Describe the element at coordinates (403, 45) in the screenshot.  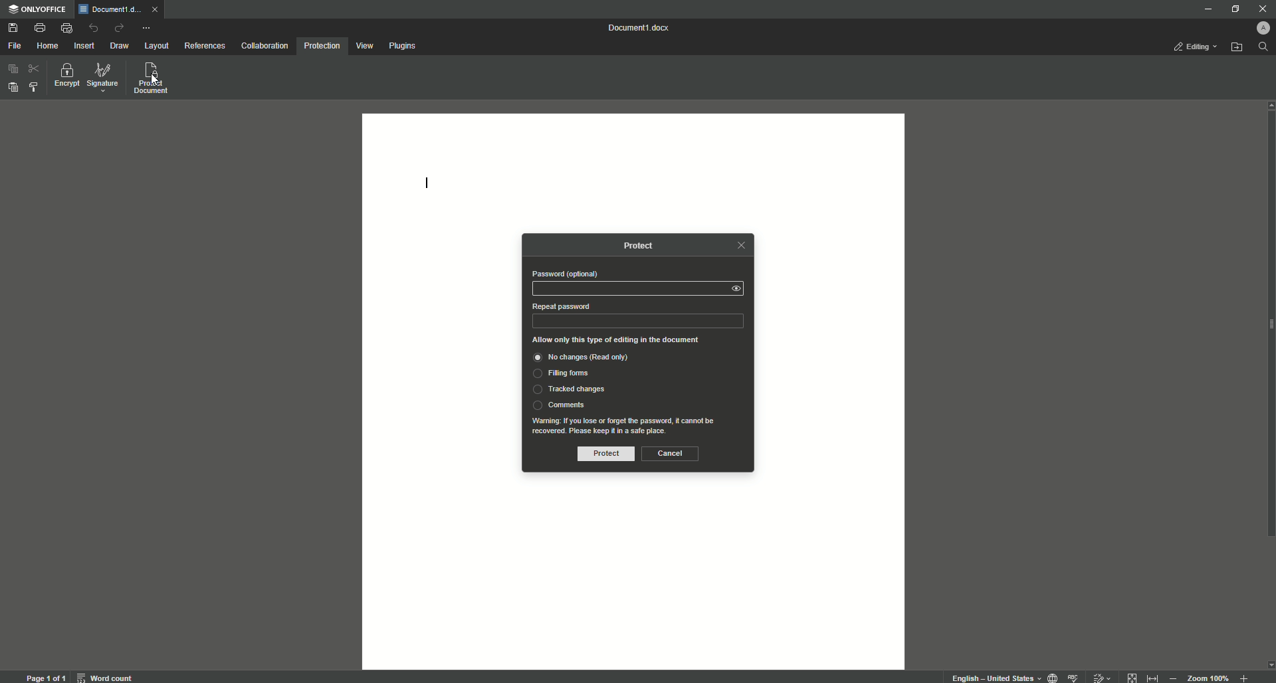
I see `Plugins` at that location.